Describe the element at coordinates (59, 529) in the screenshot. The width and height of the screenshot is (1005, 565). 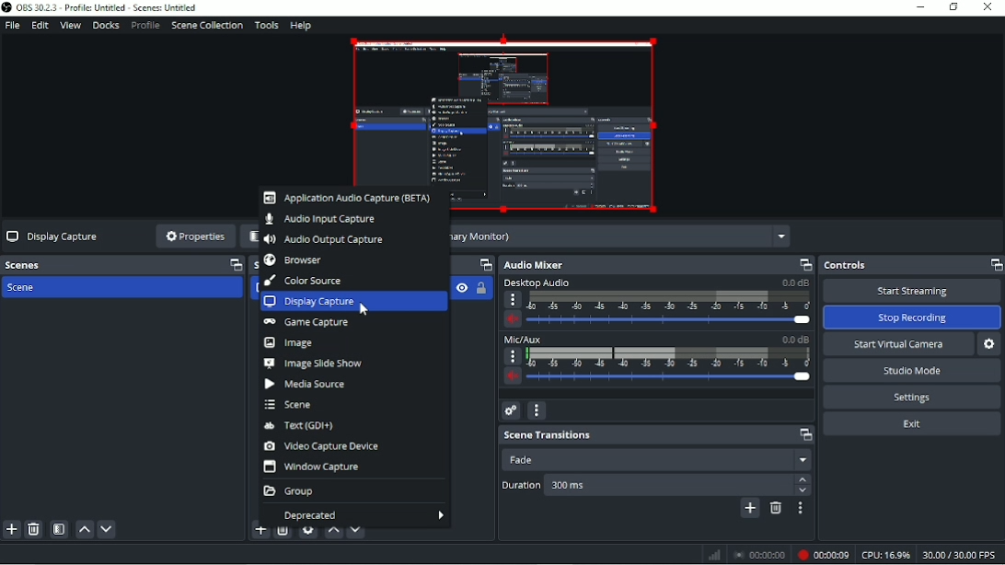
I see `Open scene filters` at that location.